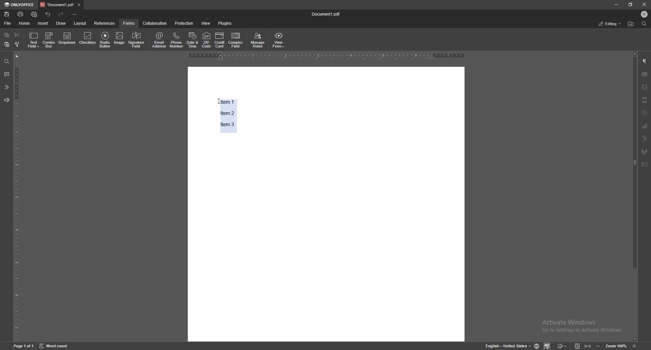 The image size is (651, 350). What do you see at coordinates (17, 196) in the screenshot?
I see `vertical scale` at bounding box center [17, 196].